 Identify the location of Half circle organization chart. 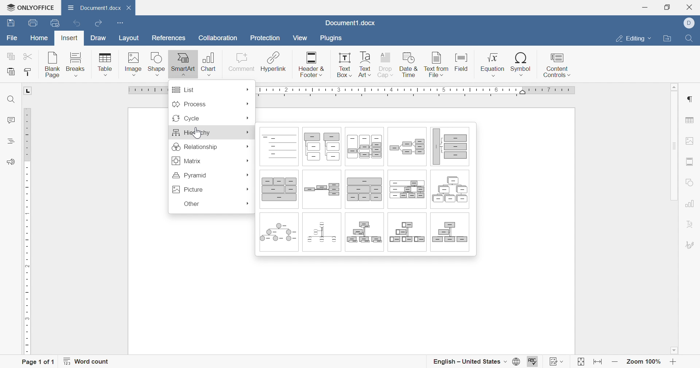
(322, 234).